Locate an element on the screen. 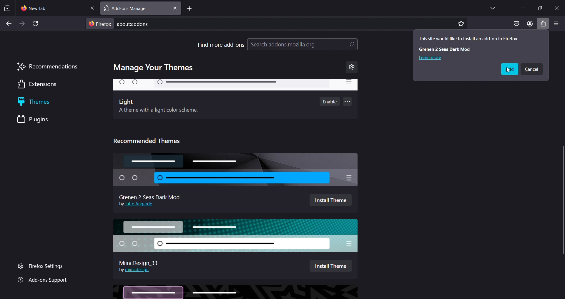 The width and height of the screenshot is (565, 299). find more add-ons is located at coordinates (221, 44).